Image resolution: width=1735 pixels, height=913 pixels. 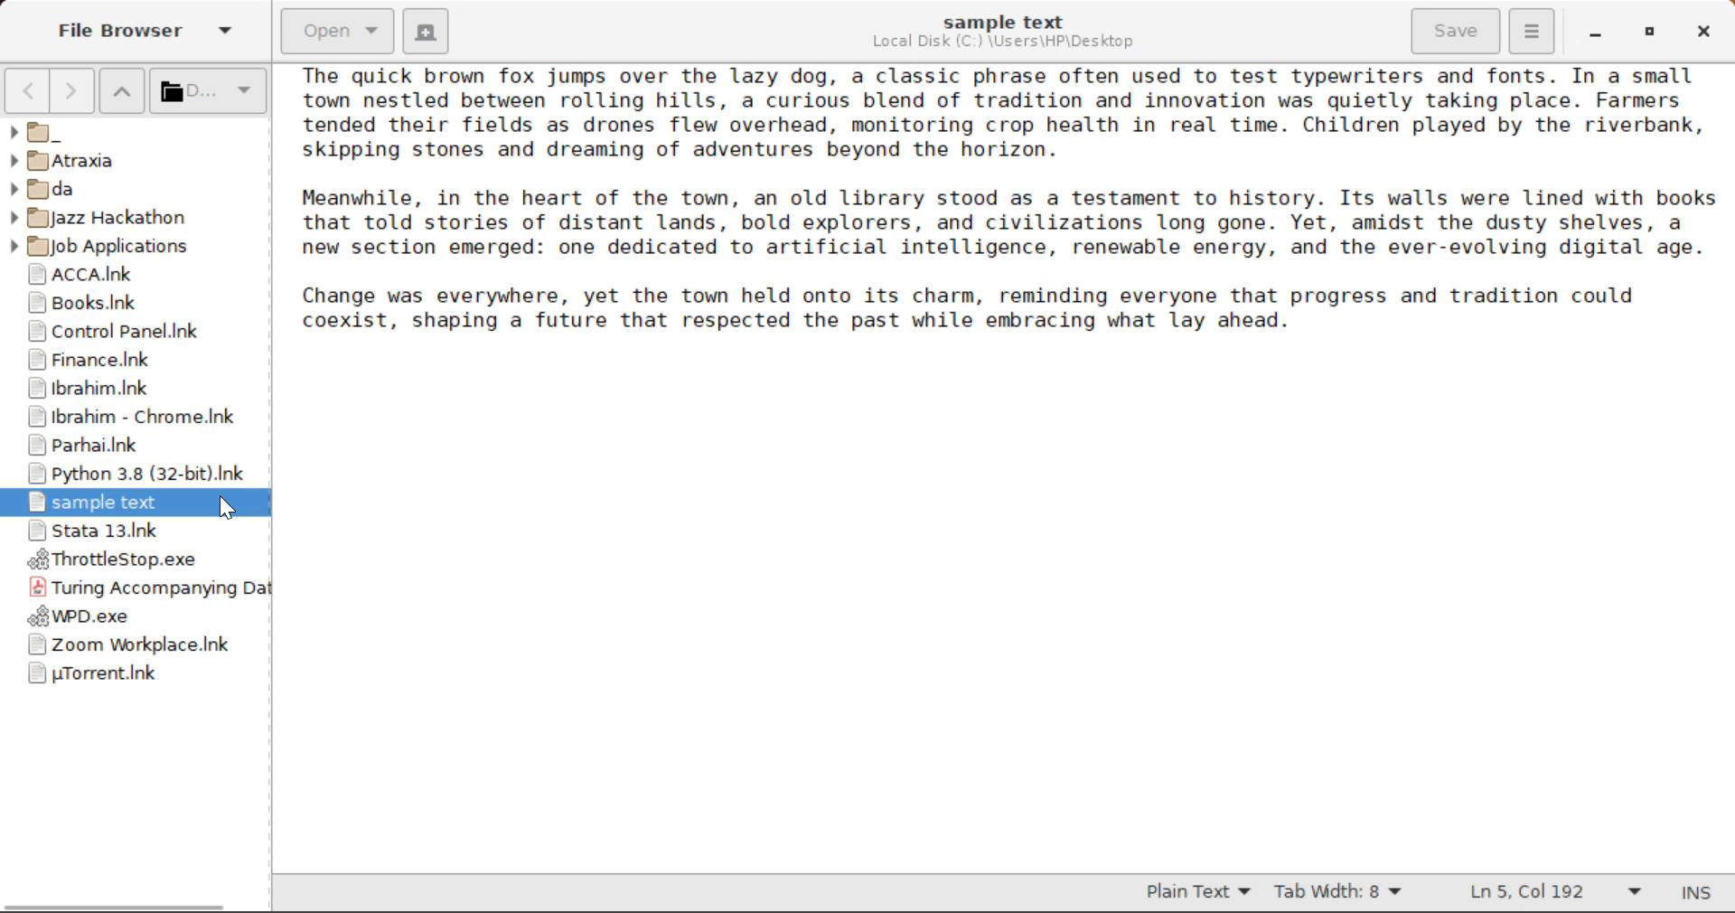 I want to click on Input Mode, so click(x=1703, y=894).